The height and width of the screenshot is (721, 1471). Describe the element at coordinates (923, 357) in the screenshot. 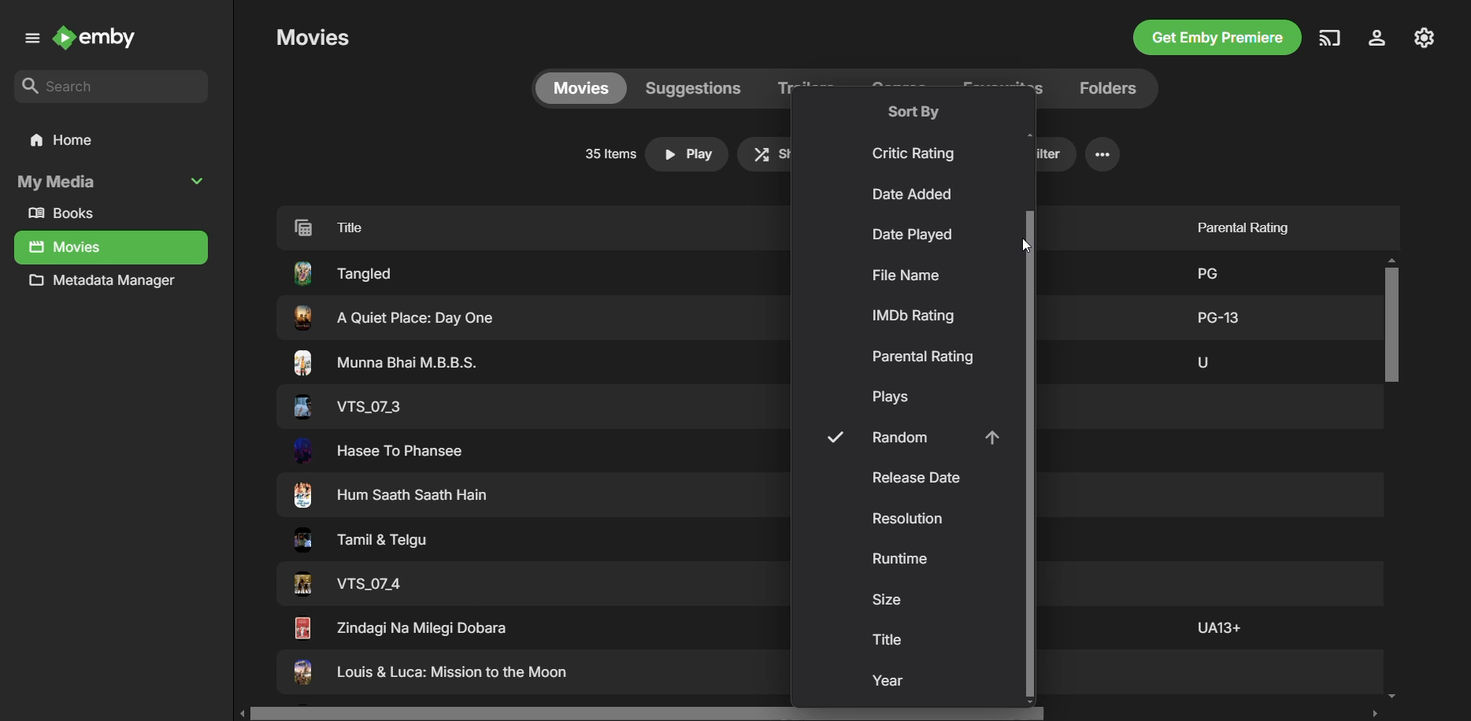

I see `Parental Rating` at that location.